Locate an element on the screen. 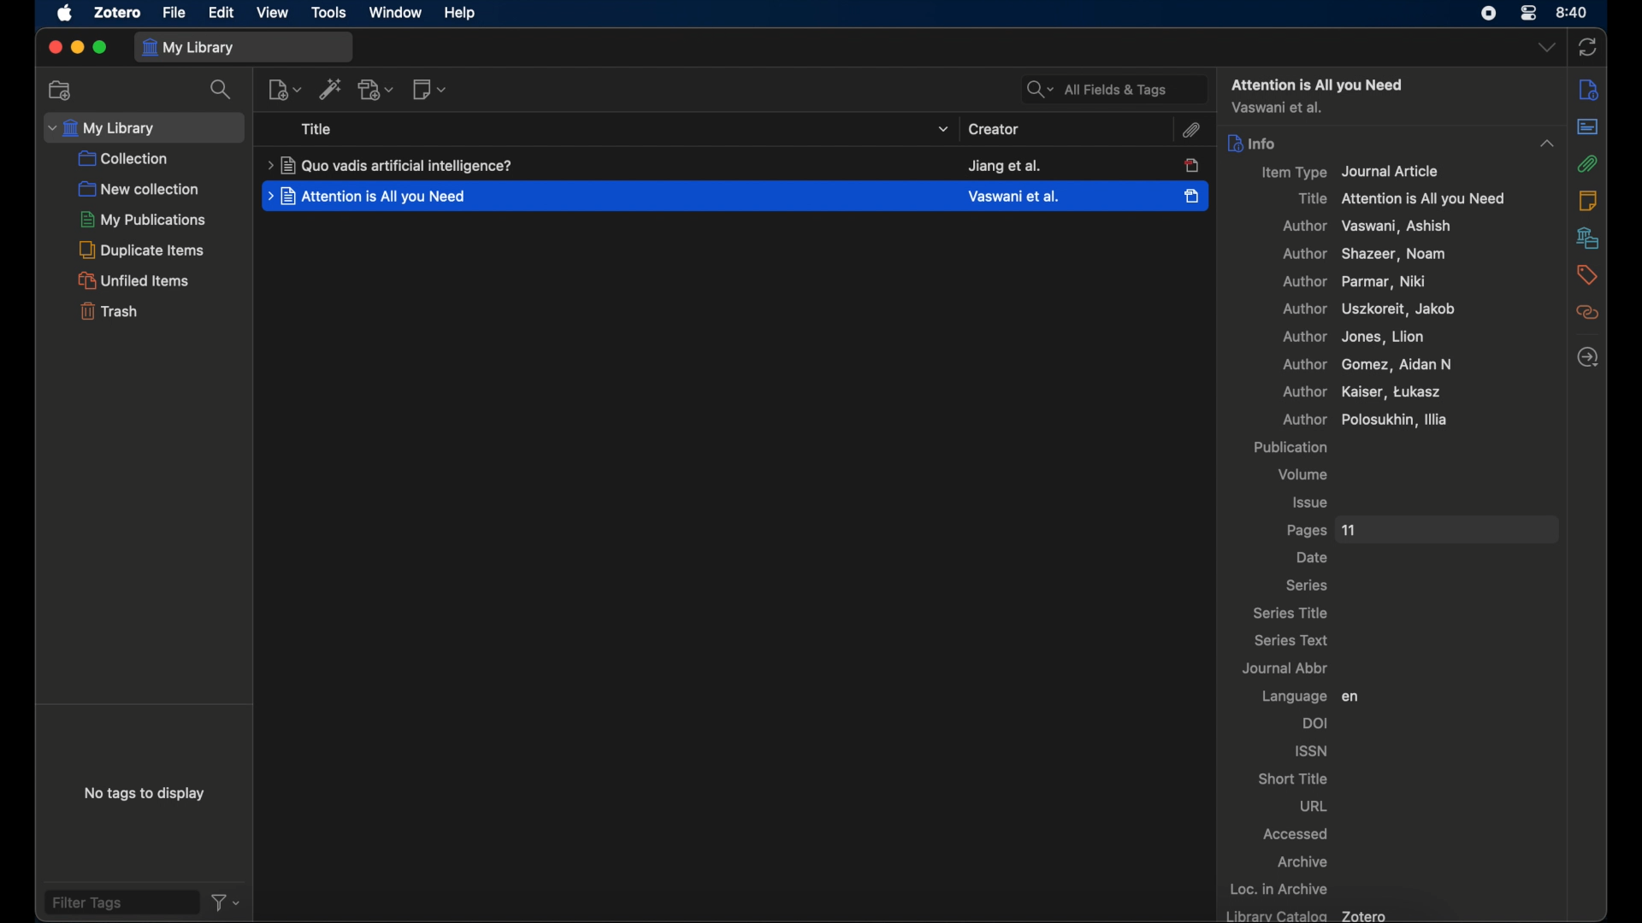 Image resolution: width=1642 pixels, height=923 pixels. pages is located at coordinates (1295, 531).